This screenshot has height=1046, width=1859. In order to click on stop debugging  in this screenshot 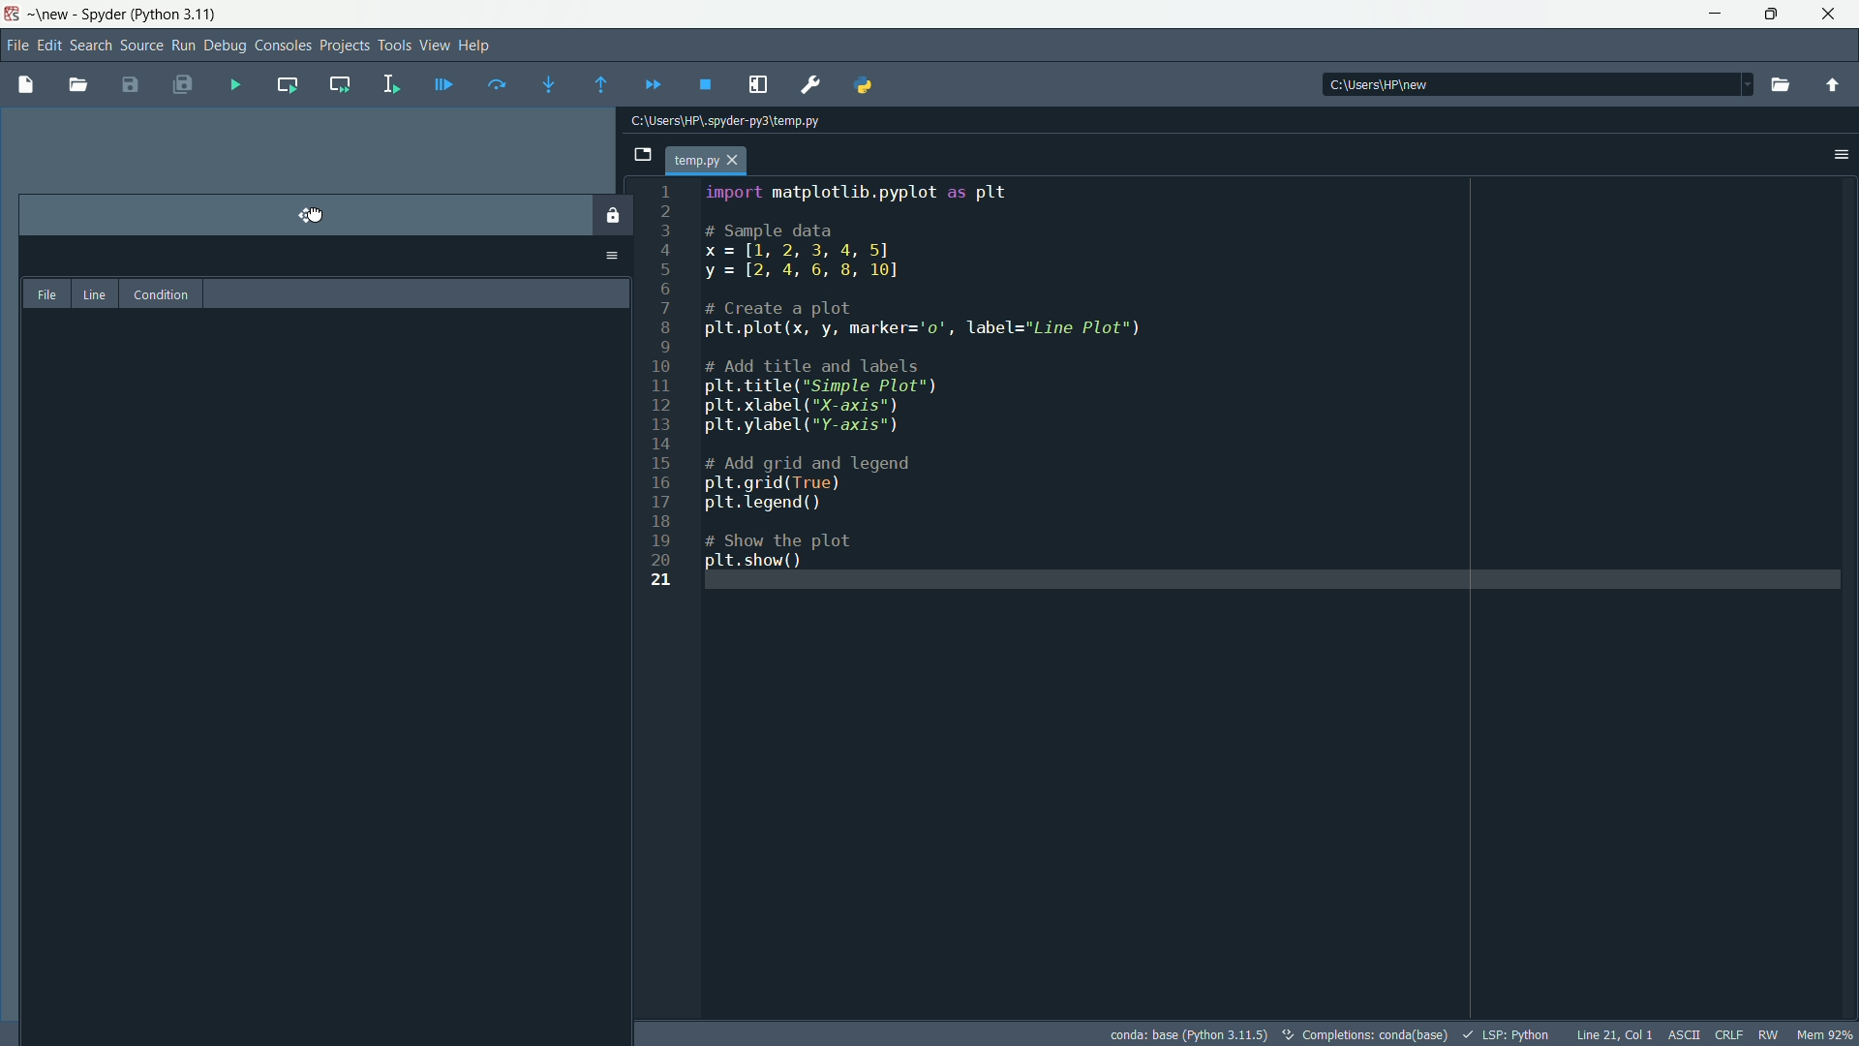, I will do `click(707, 85)`.